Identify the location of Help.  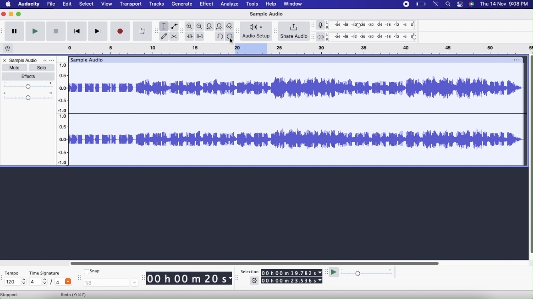
(272, 4).